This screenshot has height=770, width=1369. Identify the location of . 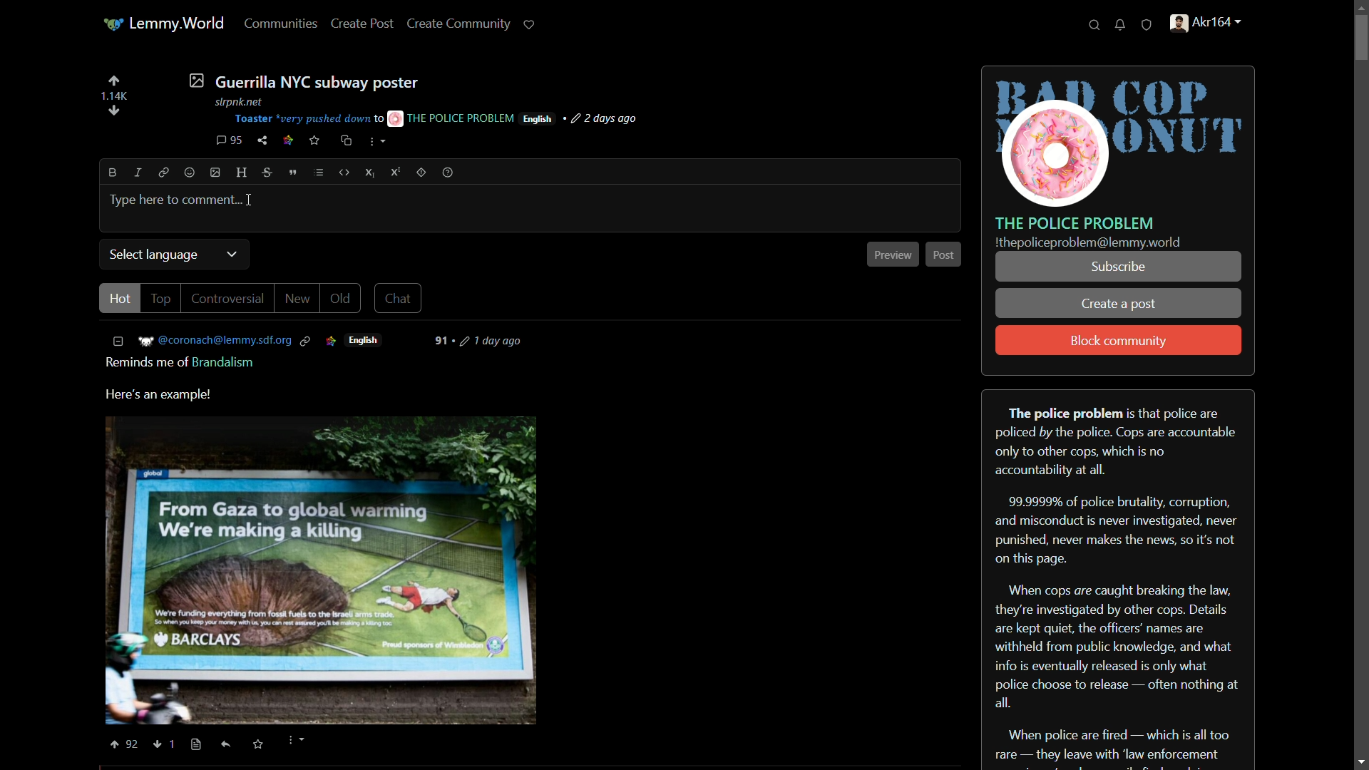
(443, 343).